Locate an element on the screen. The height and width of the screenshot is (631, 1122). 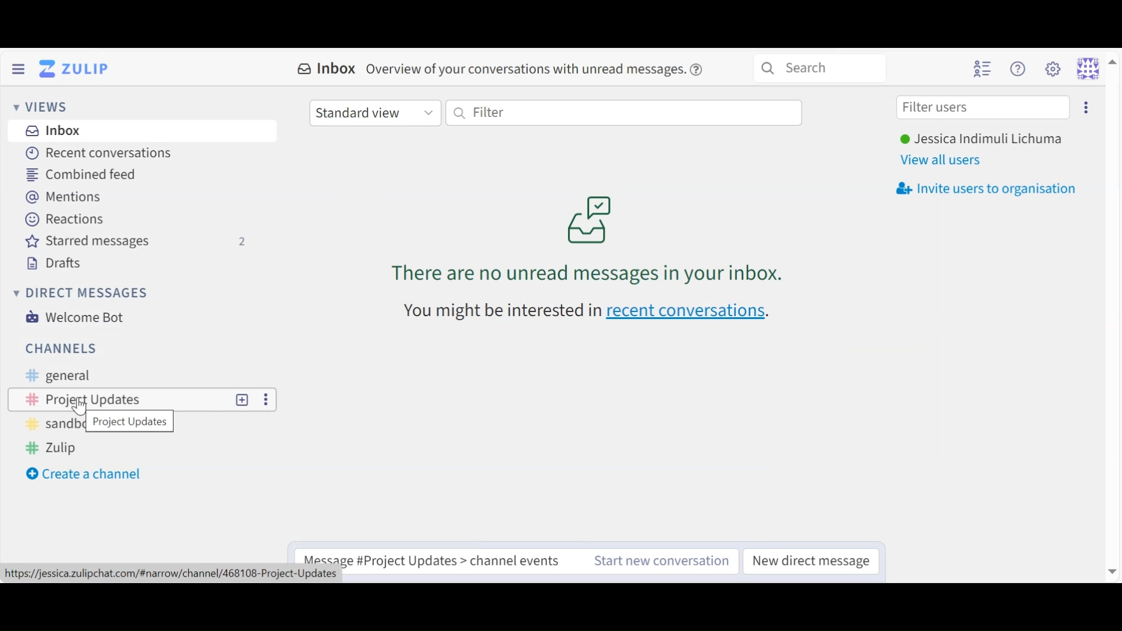
Invite users to oragnisation is located at coordinates (992, 189).